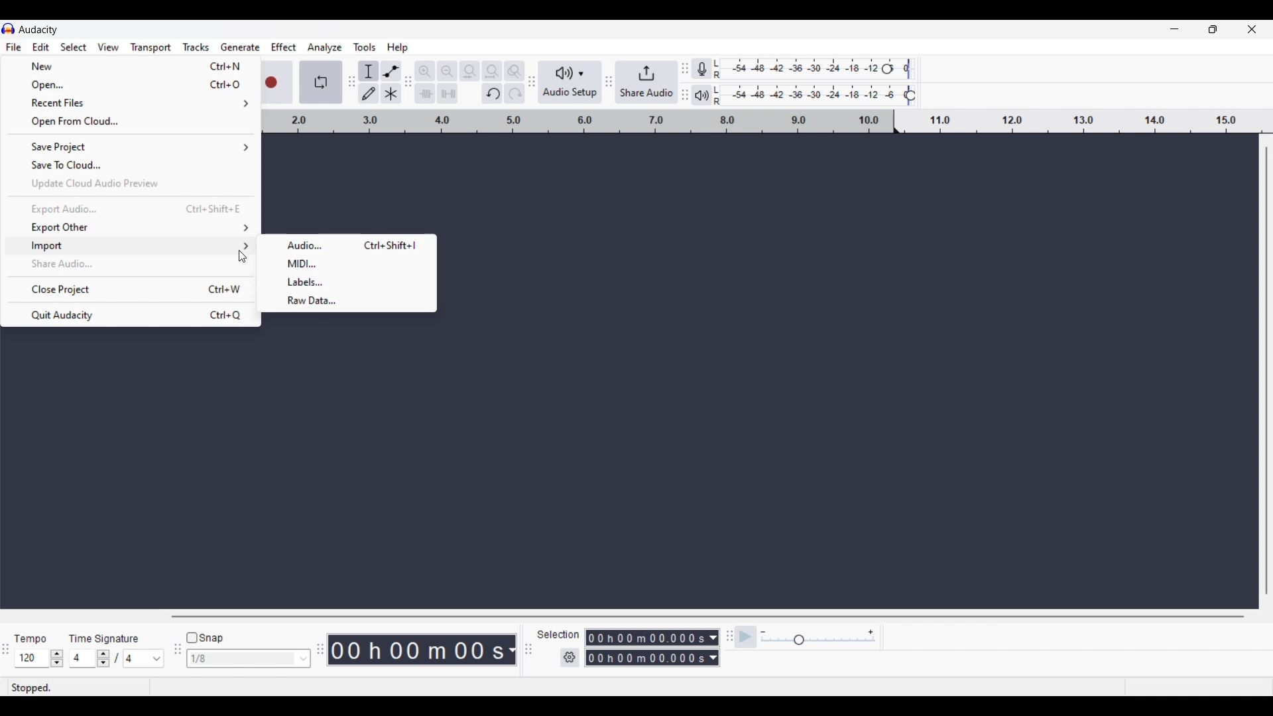 Image resolution: width=1273 pixels, height=716 pixels. Describe the element at coordinates (493, 72) in the screenshot. I see `Fit project to width` at that location.